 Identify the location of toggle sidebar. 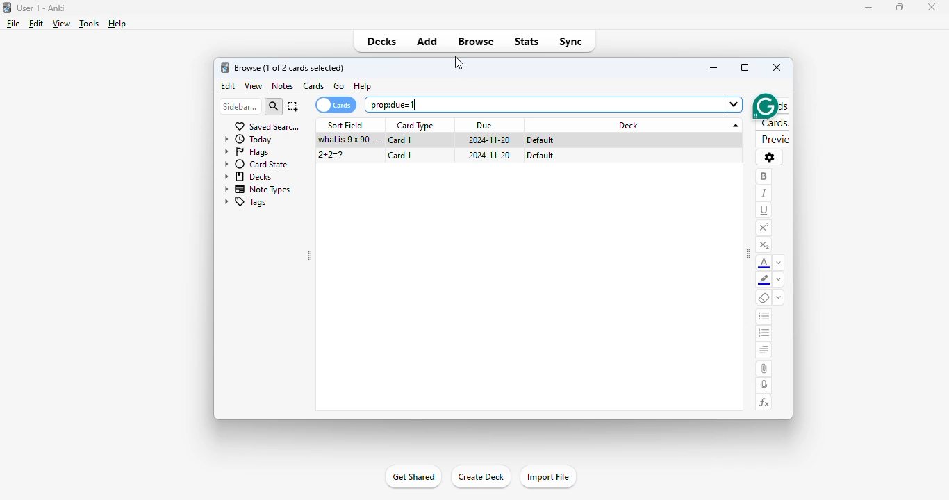
(311, 256).